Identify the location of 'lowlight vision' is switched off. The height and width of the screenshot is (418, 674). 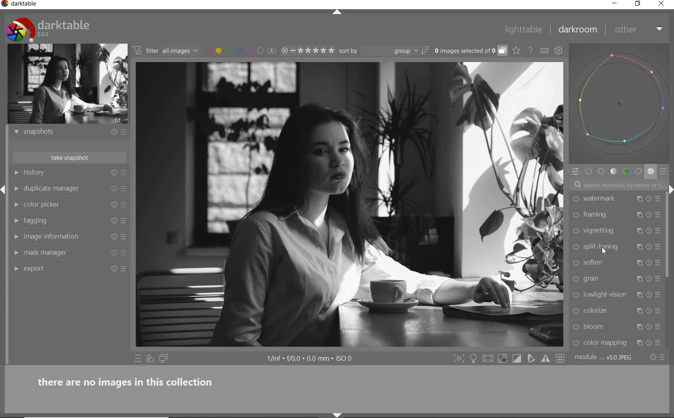
(576, 294).